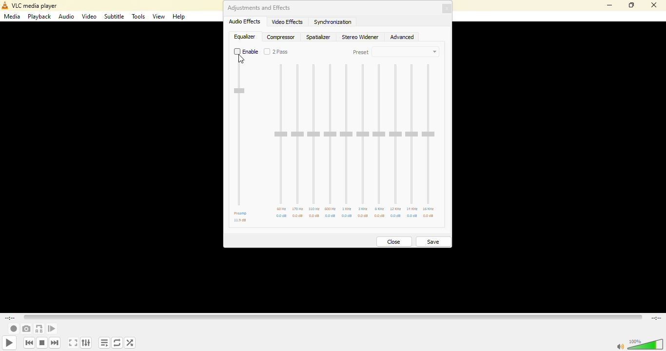  What do you see at coordinates (39, 328) in the screenshot?
I see `loop from point a to point b continuously` at bounding box center [39, 328].